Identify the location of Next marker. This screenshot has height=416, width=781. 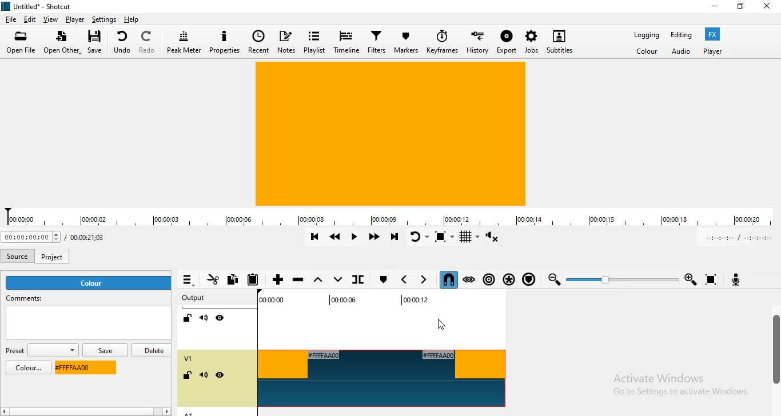
(424, 279).